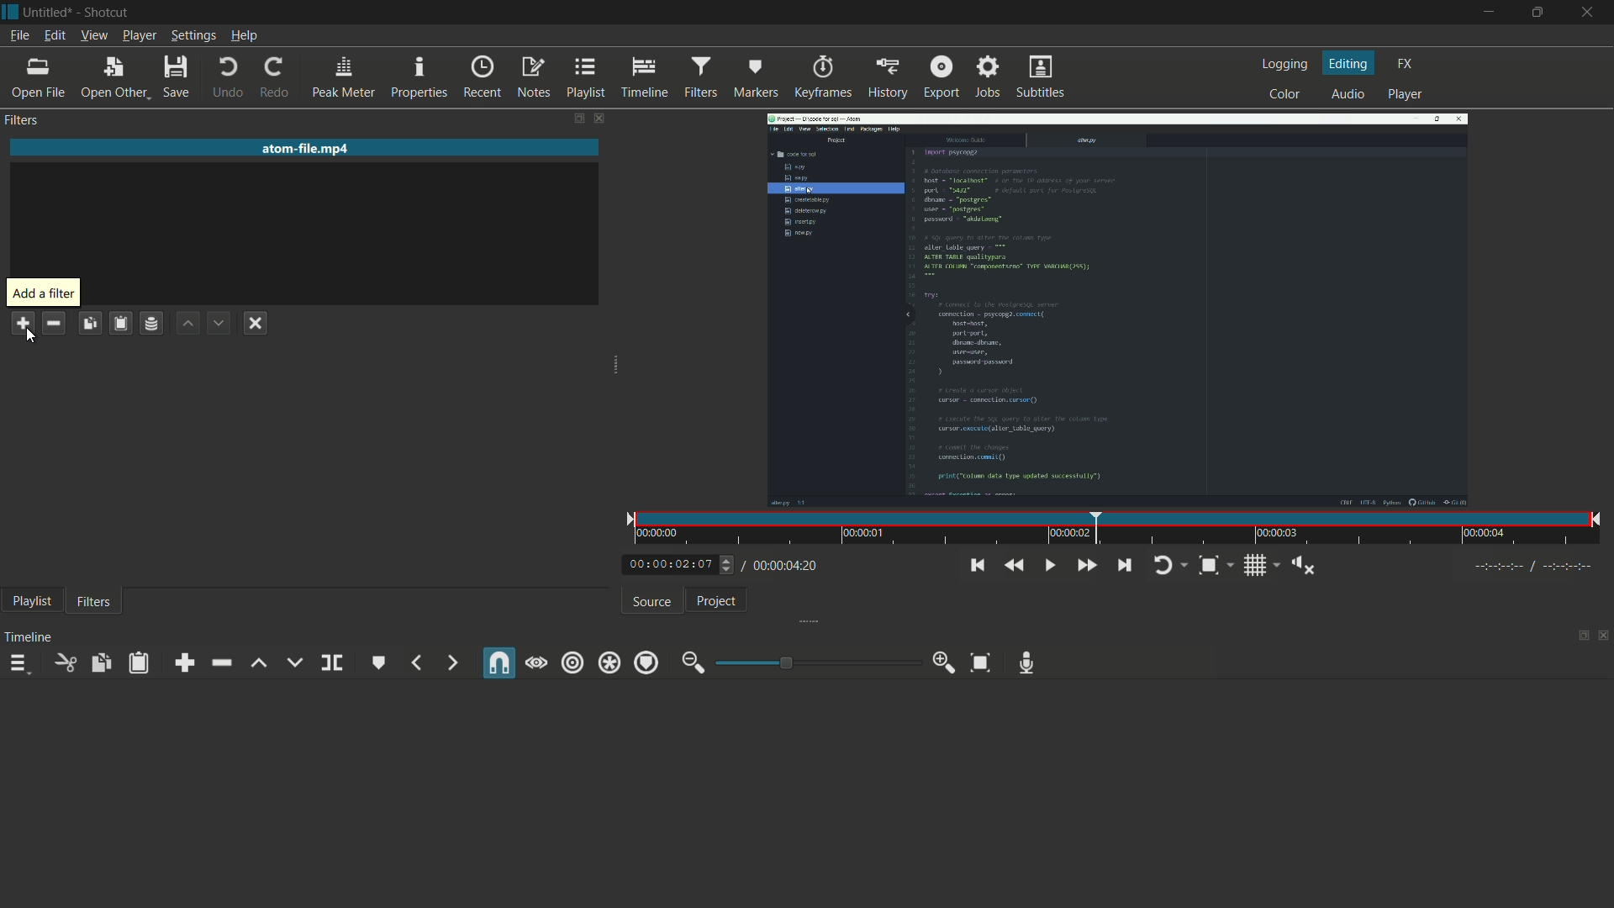  Describe the element at coordinates (44, 292) in the screenshot. I see `add a filter pop up` at that location.